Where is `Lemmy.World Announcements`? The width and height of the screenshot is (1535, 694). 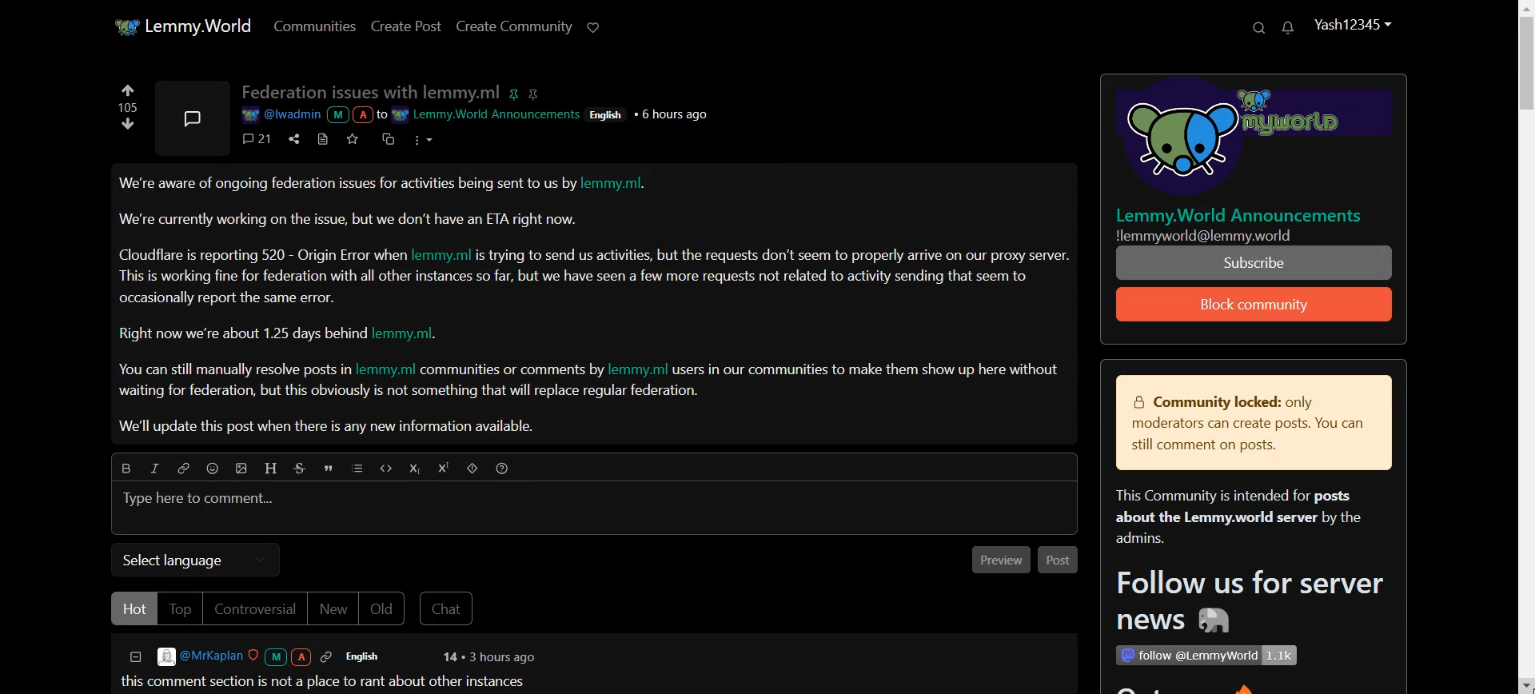
Lemmy.World Announcements is located at coordinates (1241, 216).